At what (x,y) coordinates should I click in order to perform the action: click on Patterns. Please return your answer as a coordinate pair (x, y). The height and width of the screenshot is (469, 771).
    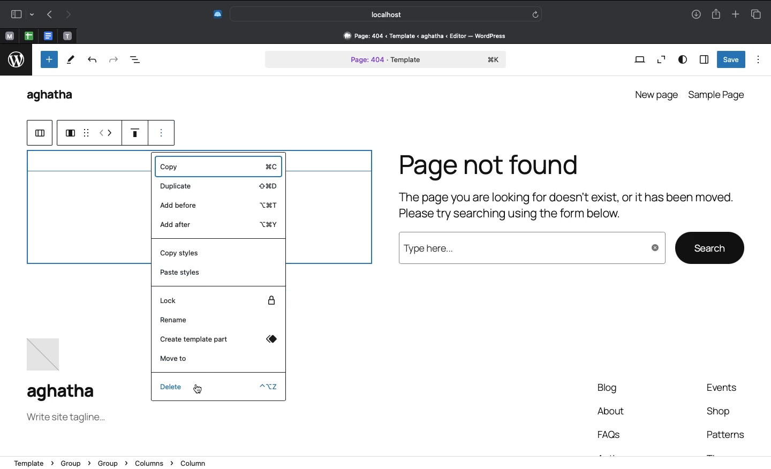
    Looking at the image, I should click on (724, 435).